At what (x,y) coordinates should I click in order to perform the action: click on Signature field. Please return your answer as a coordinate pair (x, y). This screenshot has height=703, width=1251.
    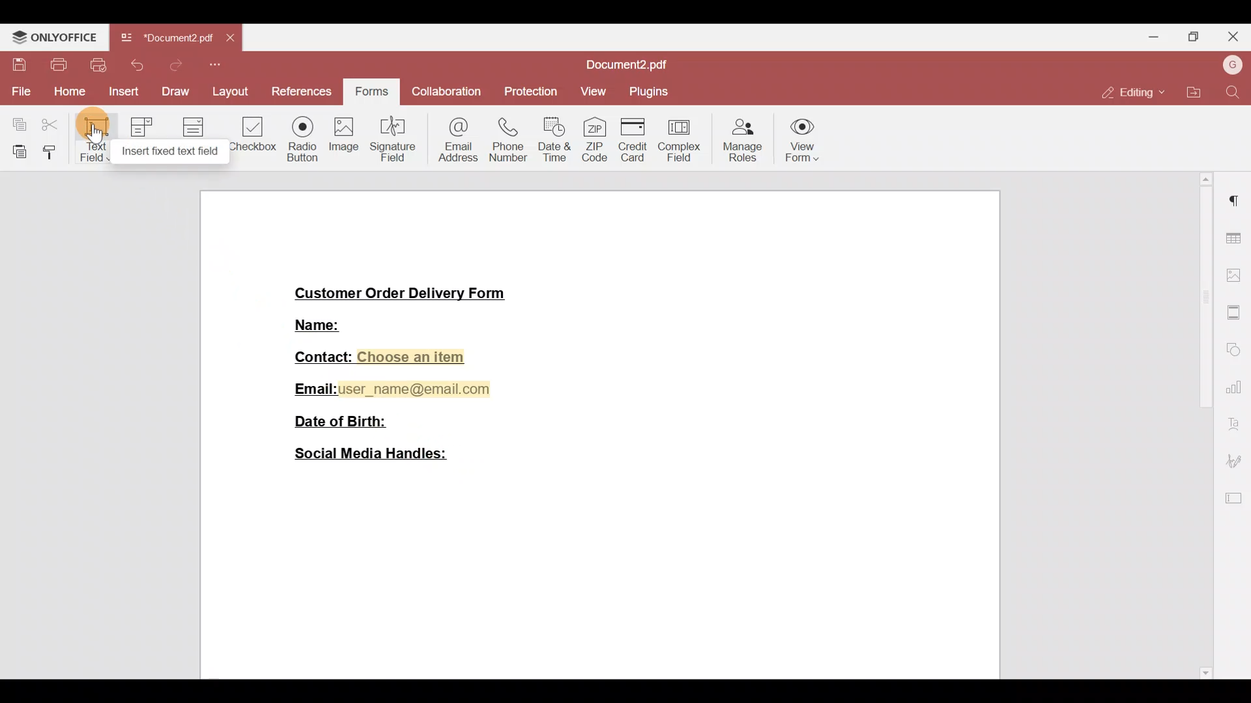
    Looking at the image, I should click on (390, 138).